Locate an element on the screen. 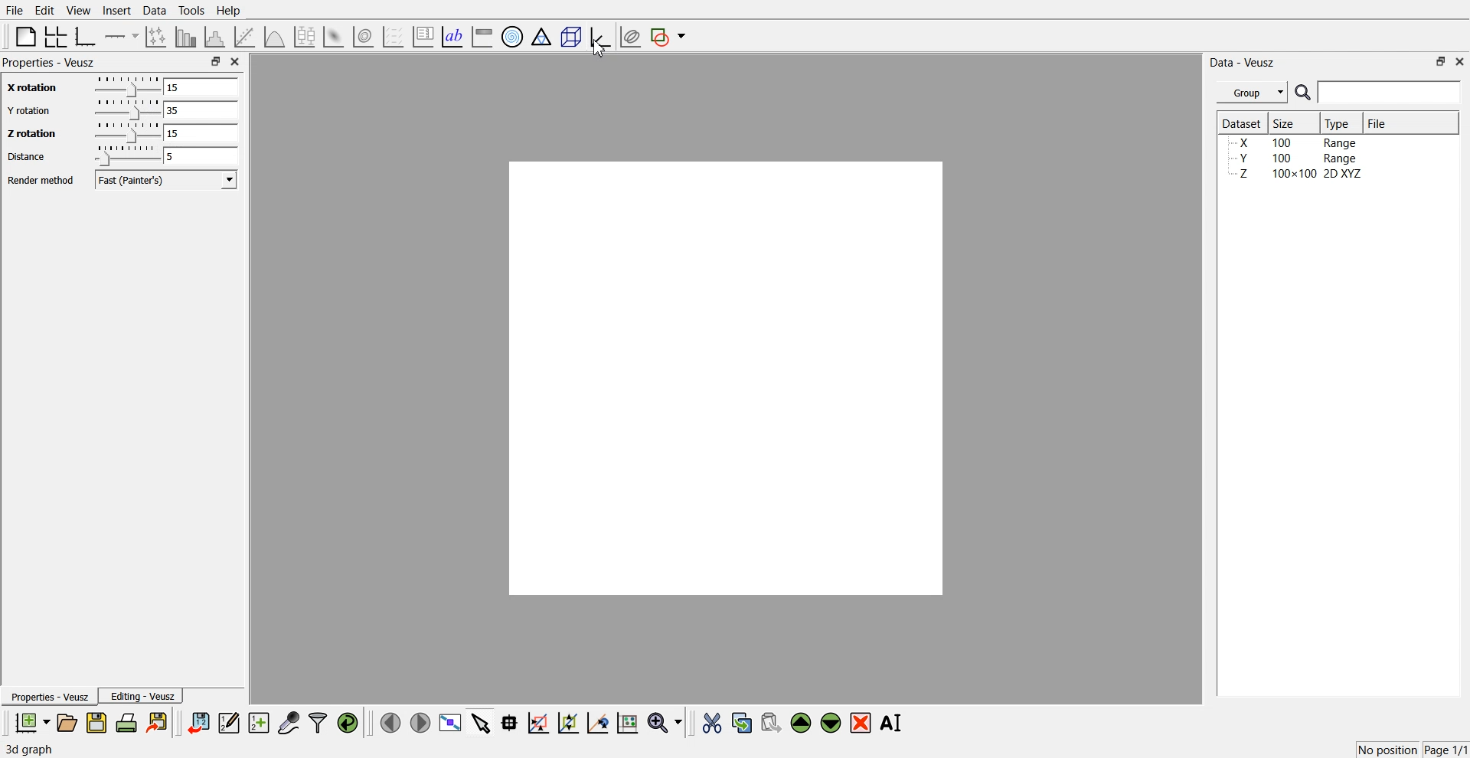 This screenshot has width=1470, height=758. Copy the selected widget is located at coordinates (743, 722).